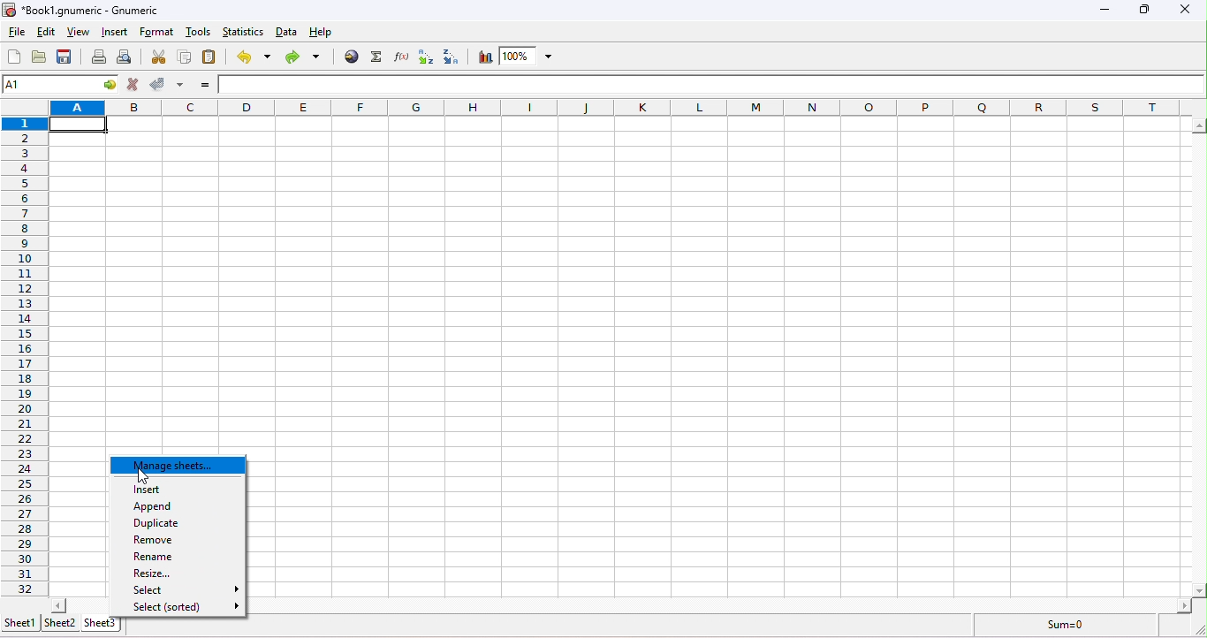 The height and width of the screenshot is (638, 1207). What do you see at coordinates (157, 32) in the screenshot?
I see `format` at bounding box center [157, 32].